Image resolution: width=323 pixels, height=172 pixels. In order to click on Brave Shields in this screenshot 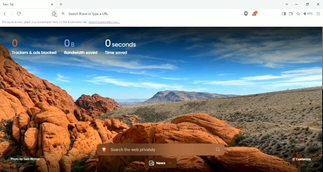, I will do `click(246, 14)`.